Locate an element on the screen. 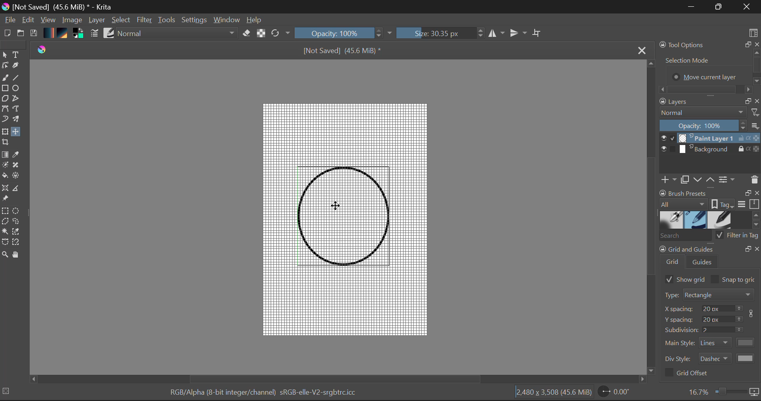  Zoom is located at coordinates (723, 392).